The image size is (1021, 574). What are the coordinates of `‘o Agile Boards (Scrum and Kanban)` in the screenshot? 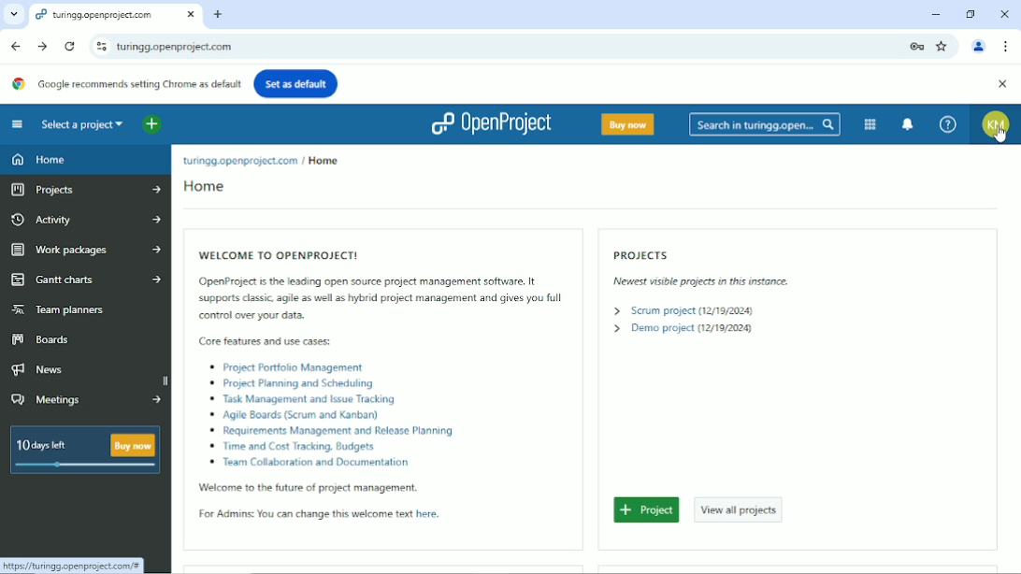 It's located at (295, 414).